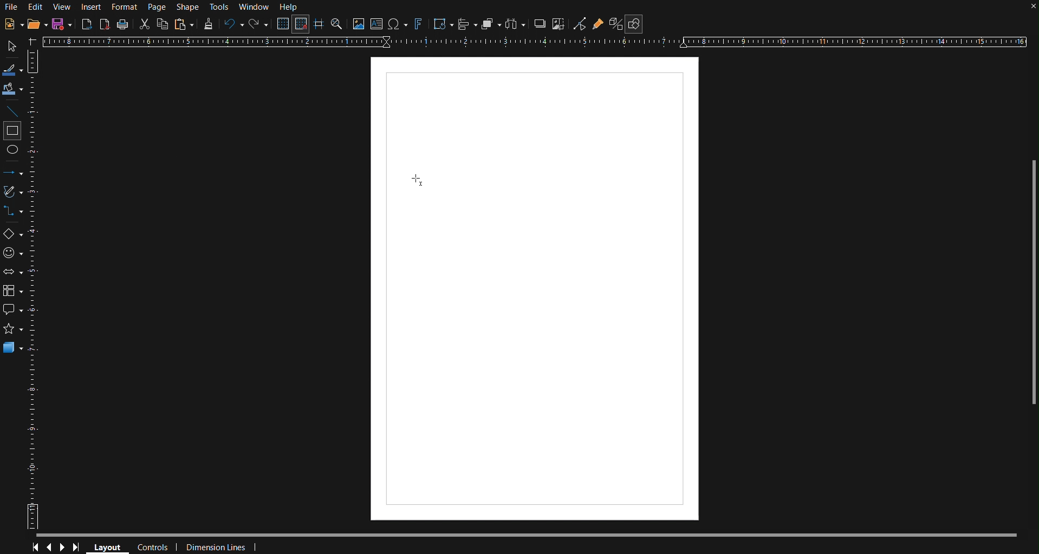  What do you see at coordinates (14, 153) in the screenshot?
I see `Ellipse` at bounding box center [14, 153].